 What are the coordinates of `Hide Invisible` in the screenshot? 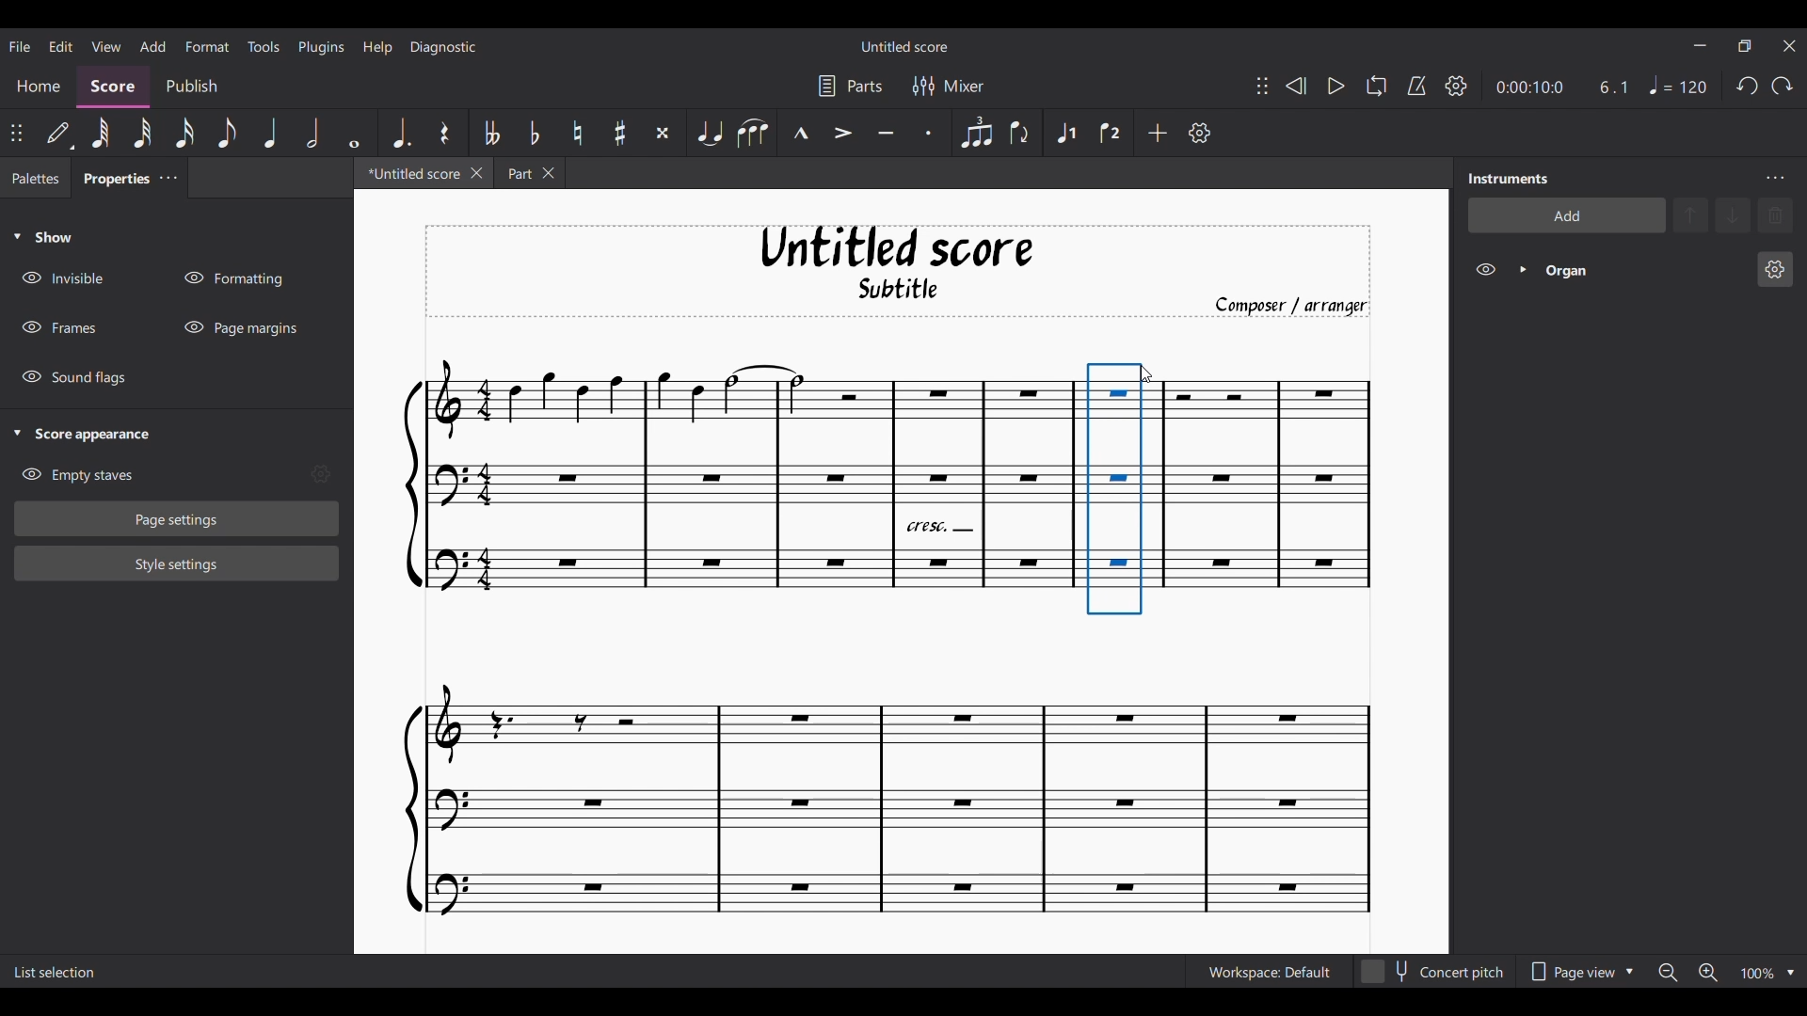 It's located at (62, 278).